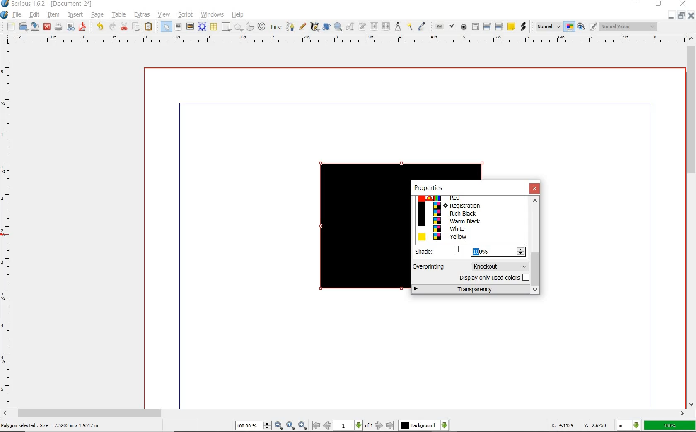 This screenshot has width=696, height=432. What do you see at coordinates (100, 27) in the screenshot?
I see `undo` at bounding box center [100, 27].